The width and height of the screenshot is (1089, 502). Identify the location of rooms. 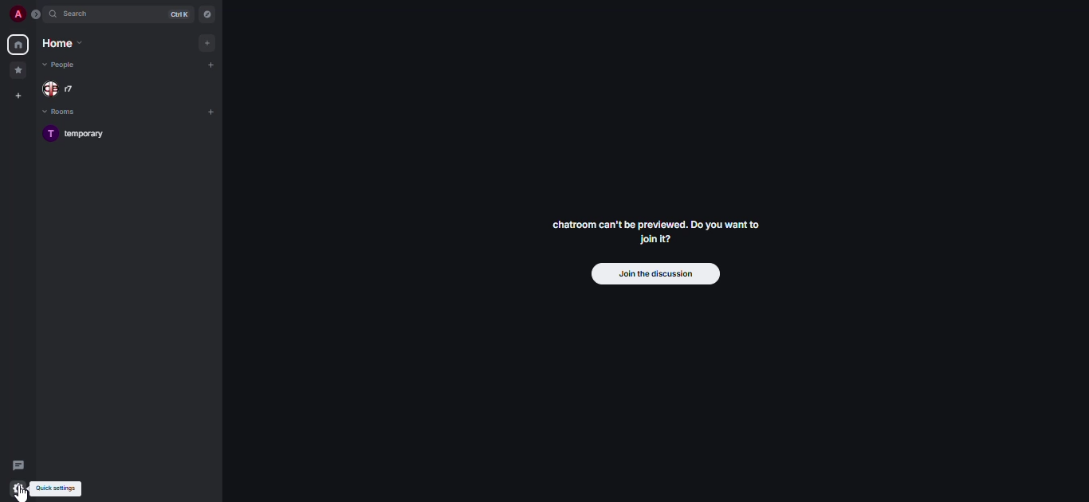
(57, 113).